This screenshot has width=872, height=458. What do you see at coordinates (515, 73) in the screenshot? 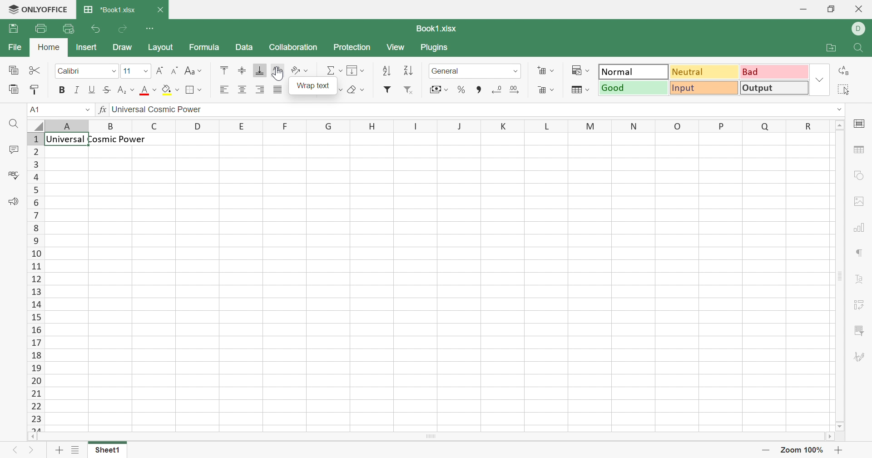
I see `Drop Down` at bounding box center [515, 73].